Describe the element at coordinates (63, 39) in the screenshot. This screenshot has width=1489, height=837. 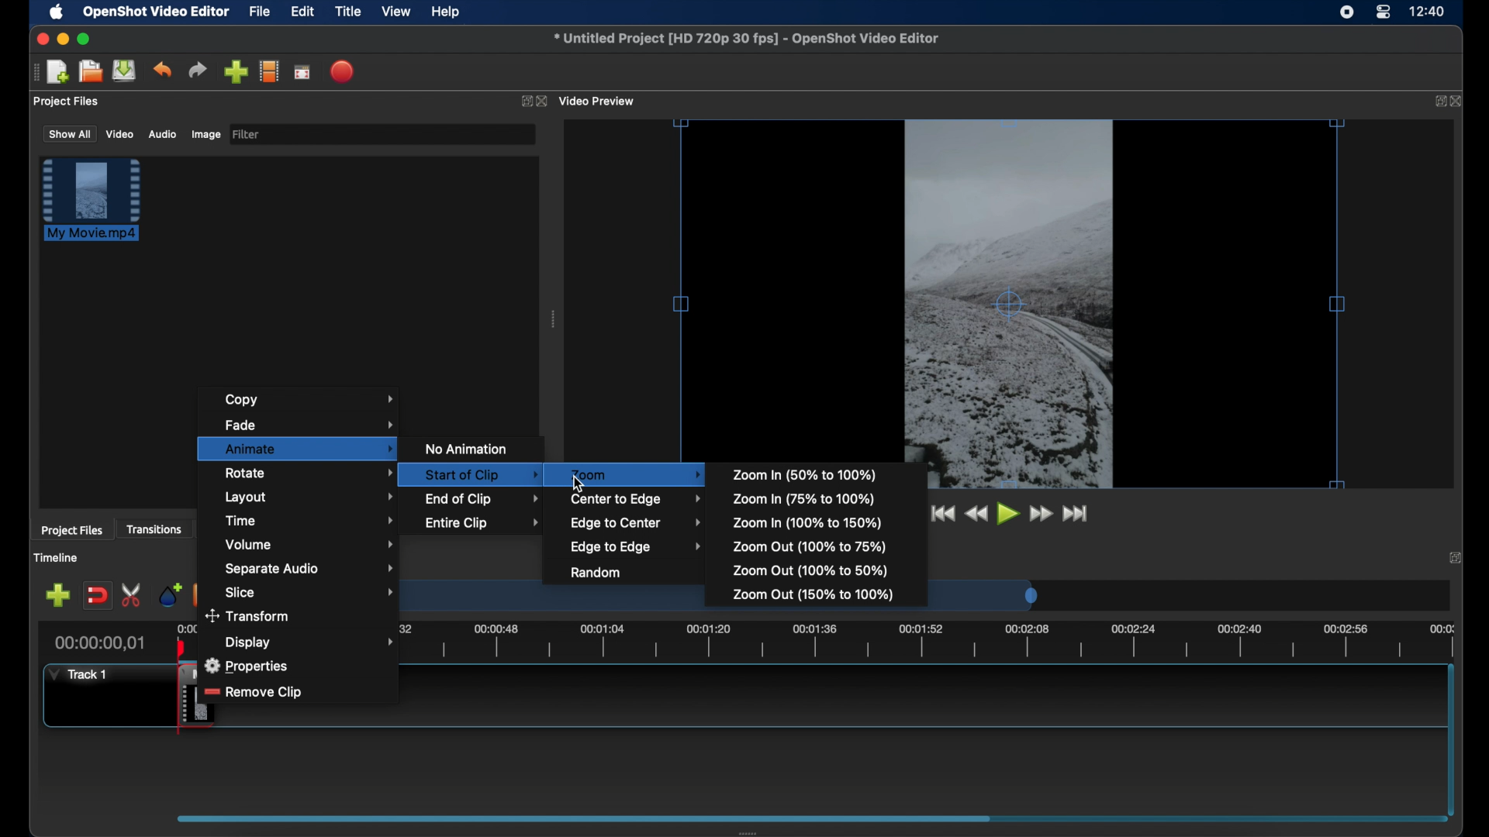
I see `minimize` at that location.